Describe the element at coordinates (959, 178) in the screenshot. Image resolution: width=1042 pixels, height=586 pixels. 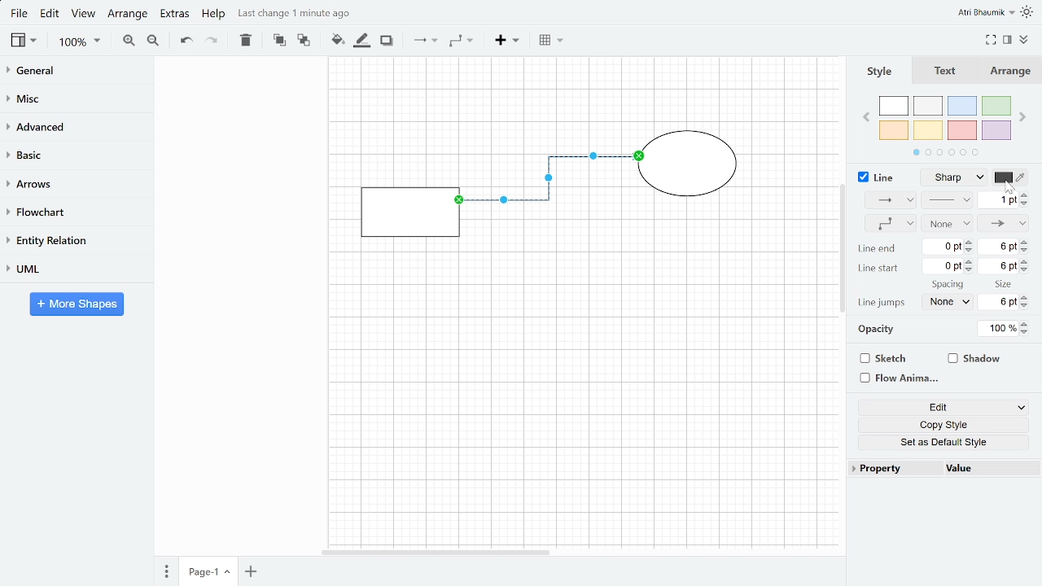
I see `Line style` at that location.